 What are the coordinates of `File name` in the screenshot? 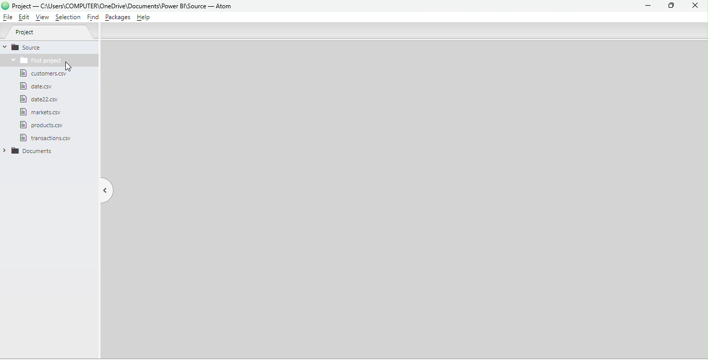 It's located at (126, 6).